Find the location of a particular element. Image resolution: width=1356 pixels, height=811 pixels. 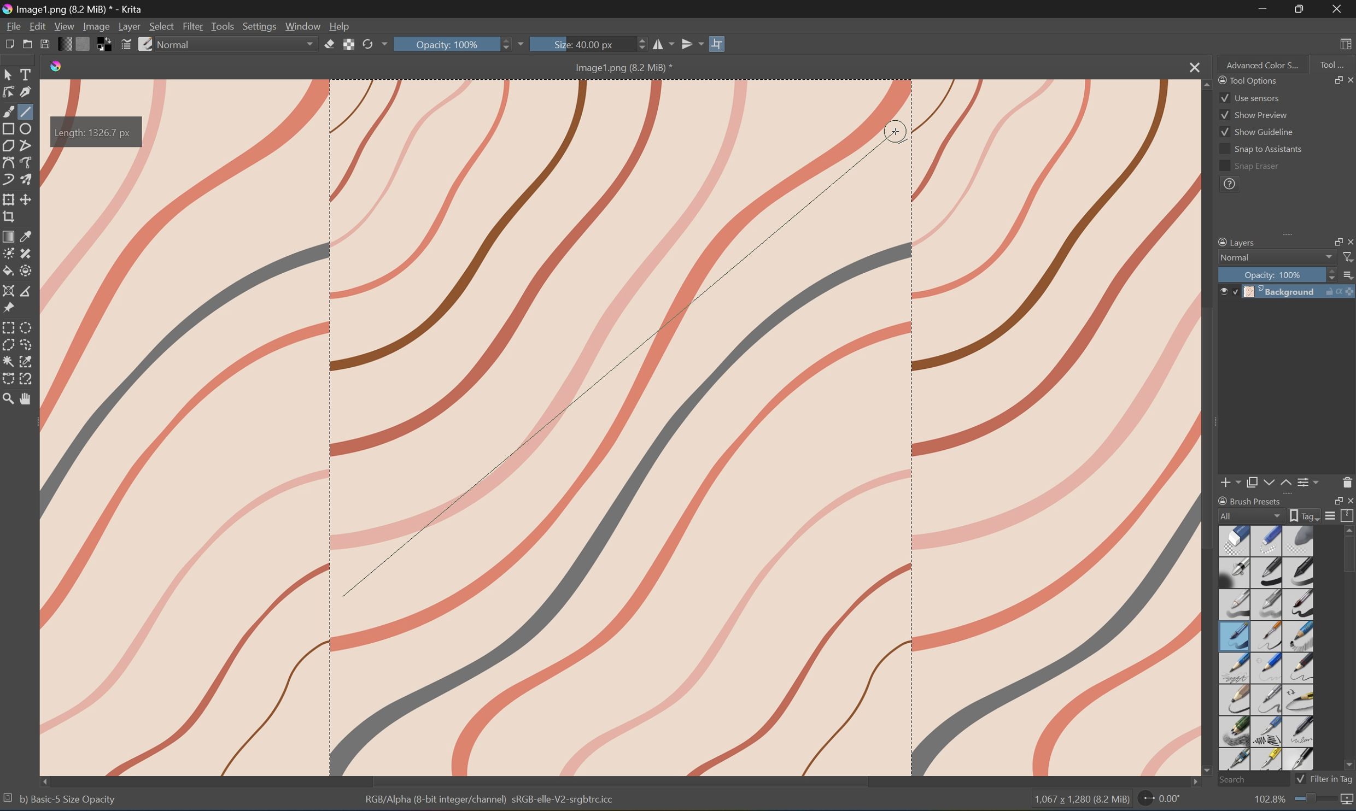

Scroll Right is located at coordinates (1190, 783).